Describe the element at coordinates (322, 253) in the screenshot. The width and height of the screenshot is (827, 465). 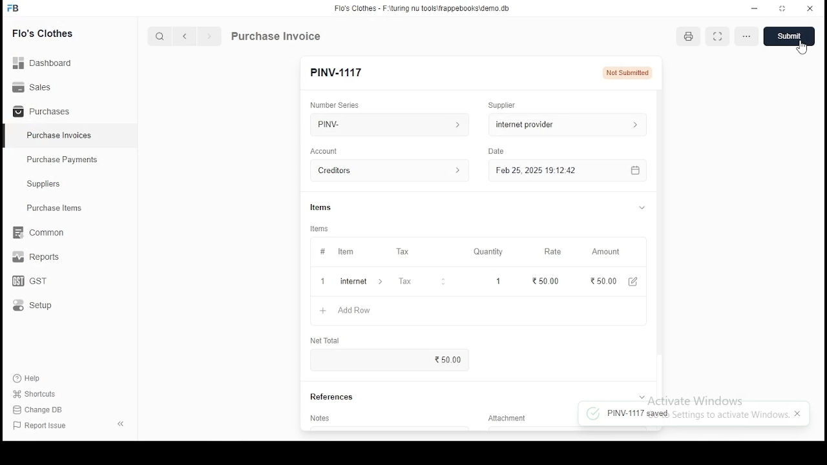
I see `#` at that location.